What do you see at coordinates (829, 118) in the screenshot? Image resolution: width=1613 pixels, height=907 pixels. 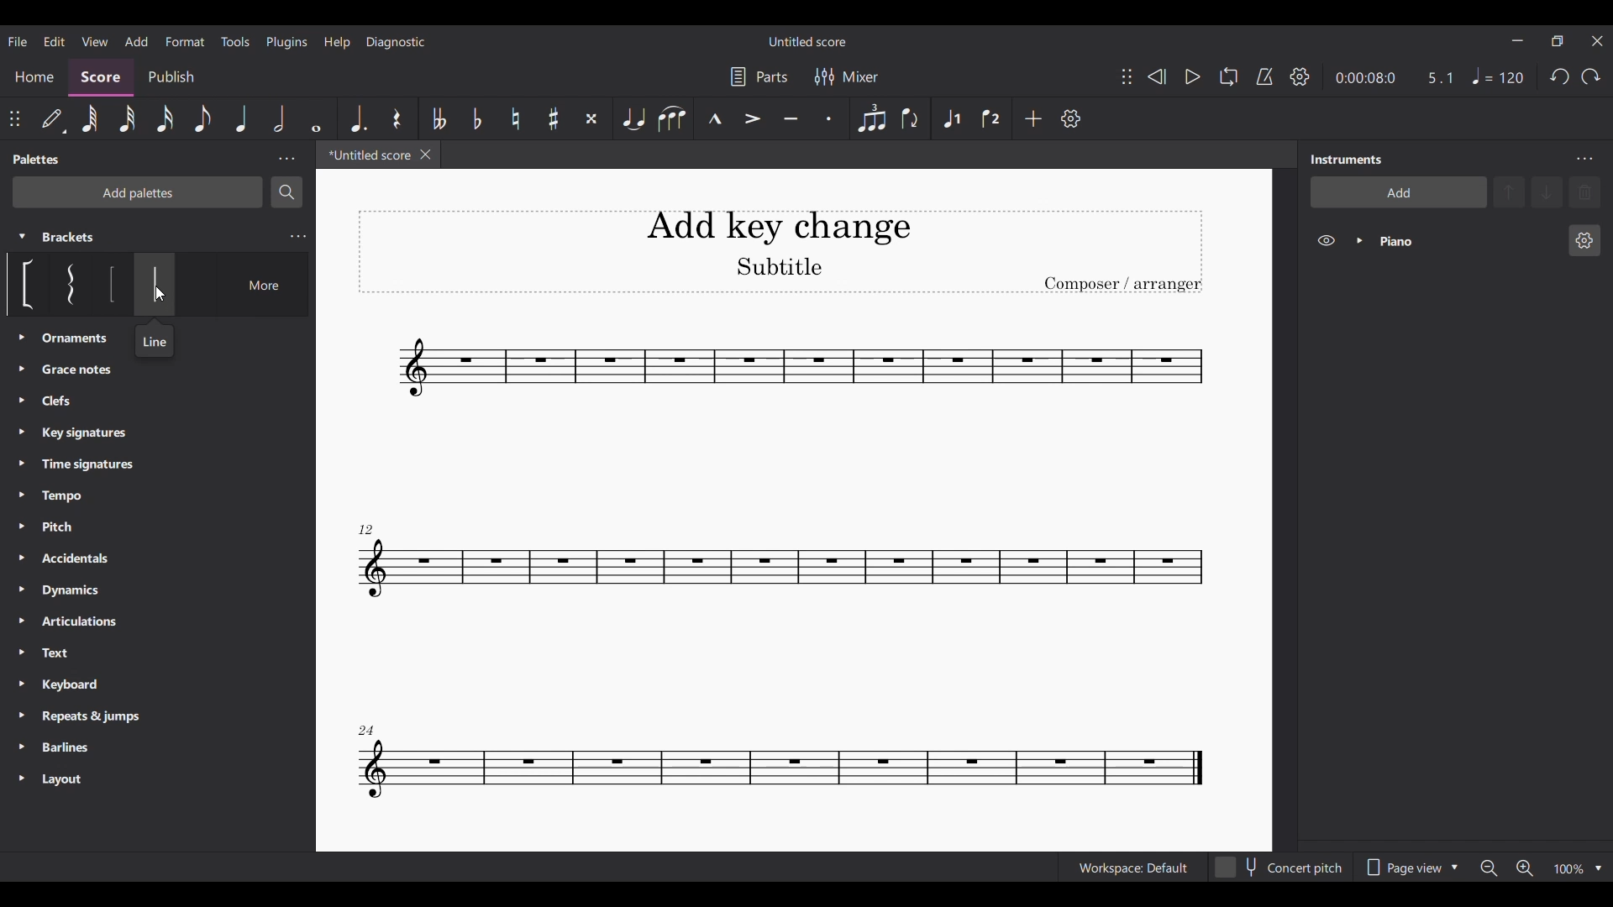 I see `Staccato` at bounding box center [829, 118].